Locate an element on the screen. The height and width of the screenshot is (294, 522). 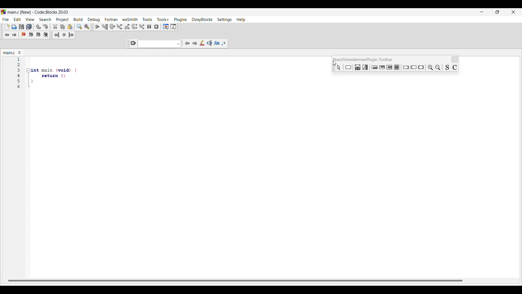
Current code is located at coordinates (19, 59).